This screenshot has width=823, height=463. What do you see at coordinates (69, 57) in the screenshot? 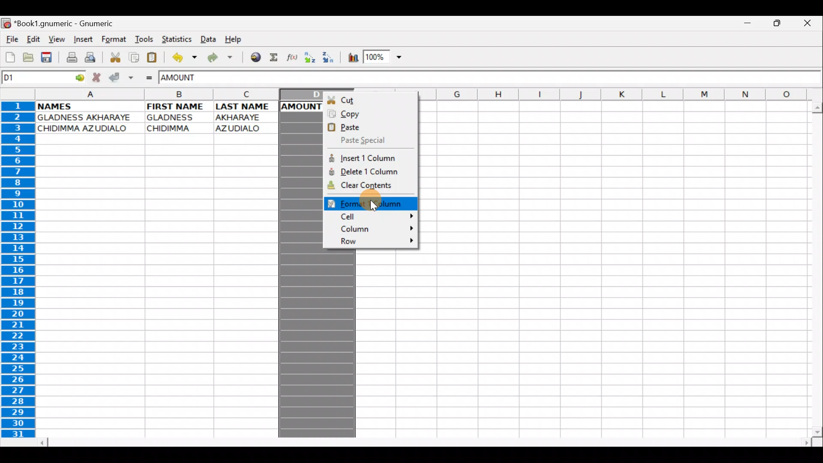
I see `Print file` at bounding box center [69, 57].